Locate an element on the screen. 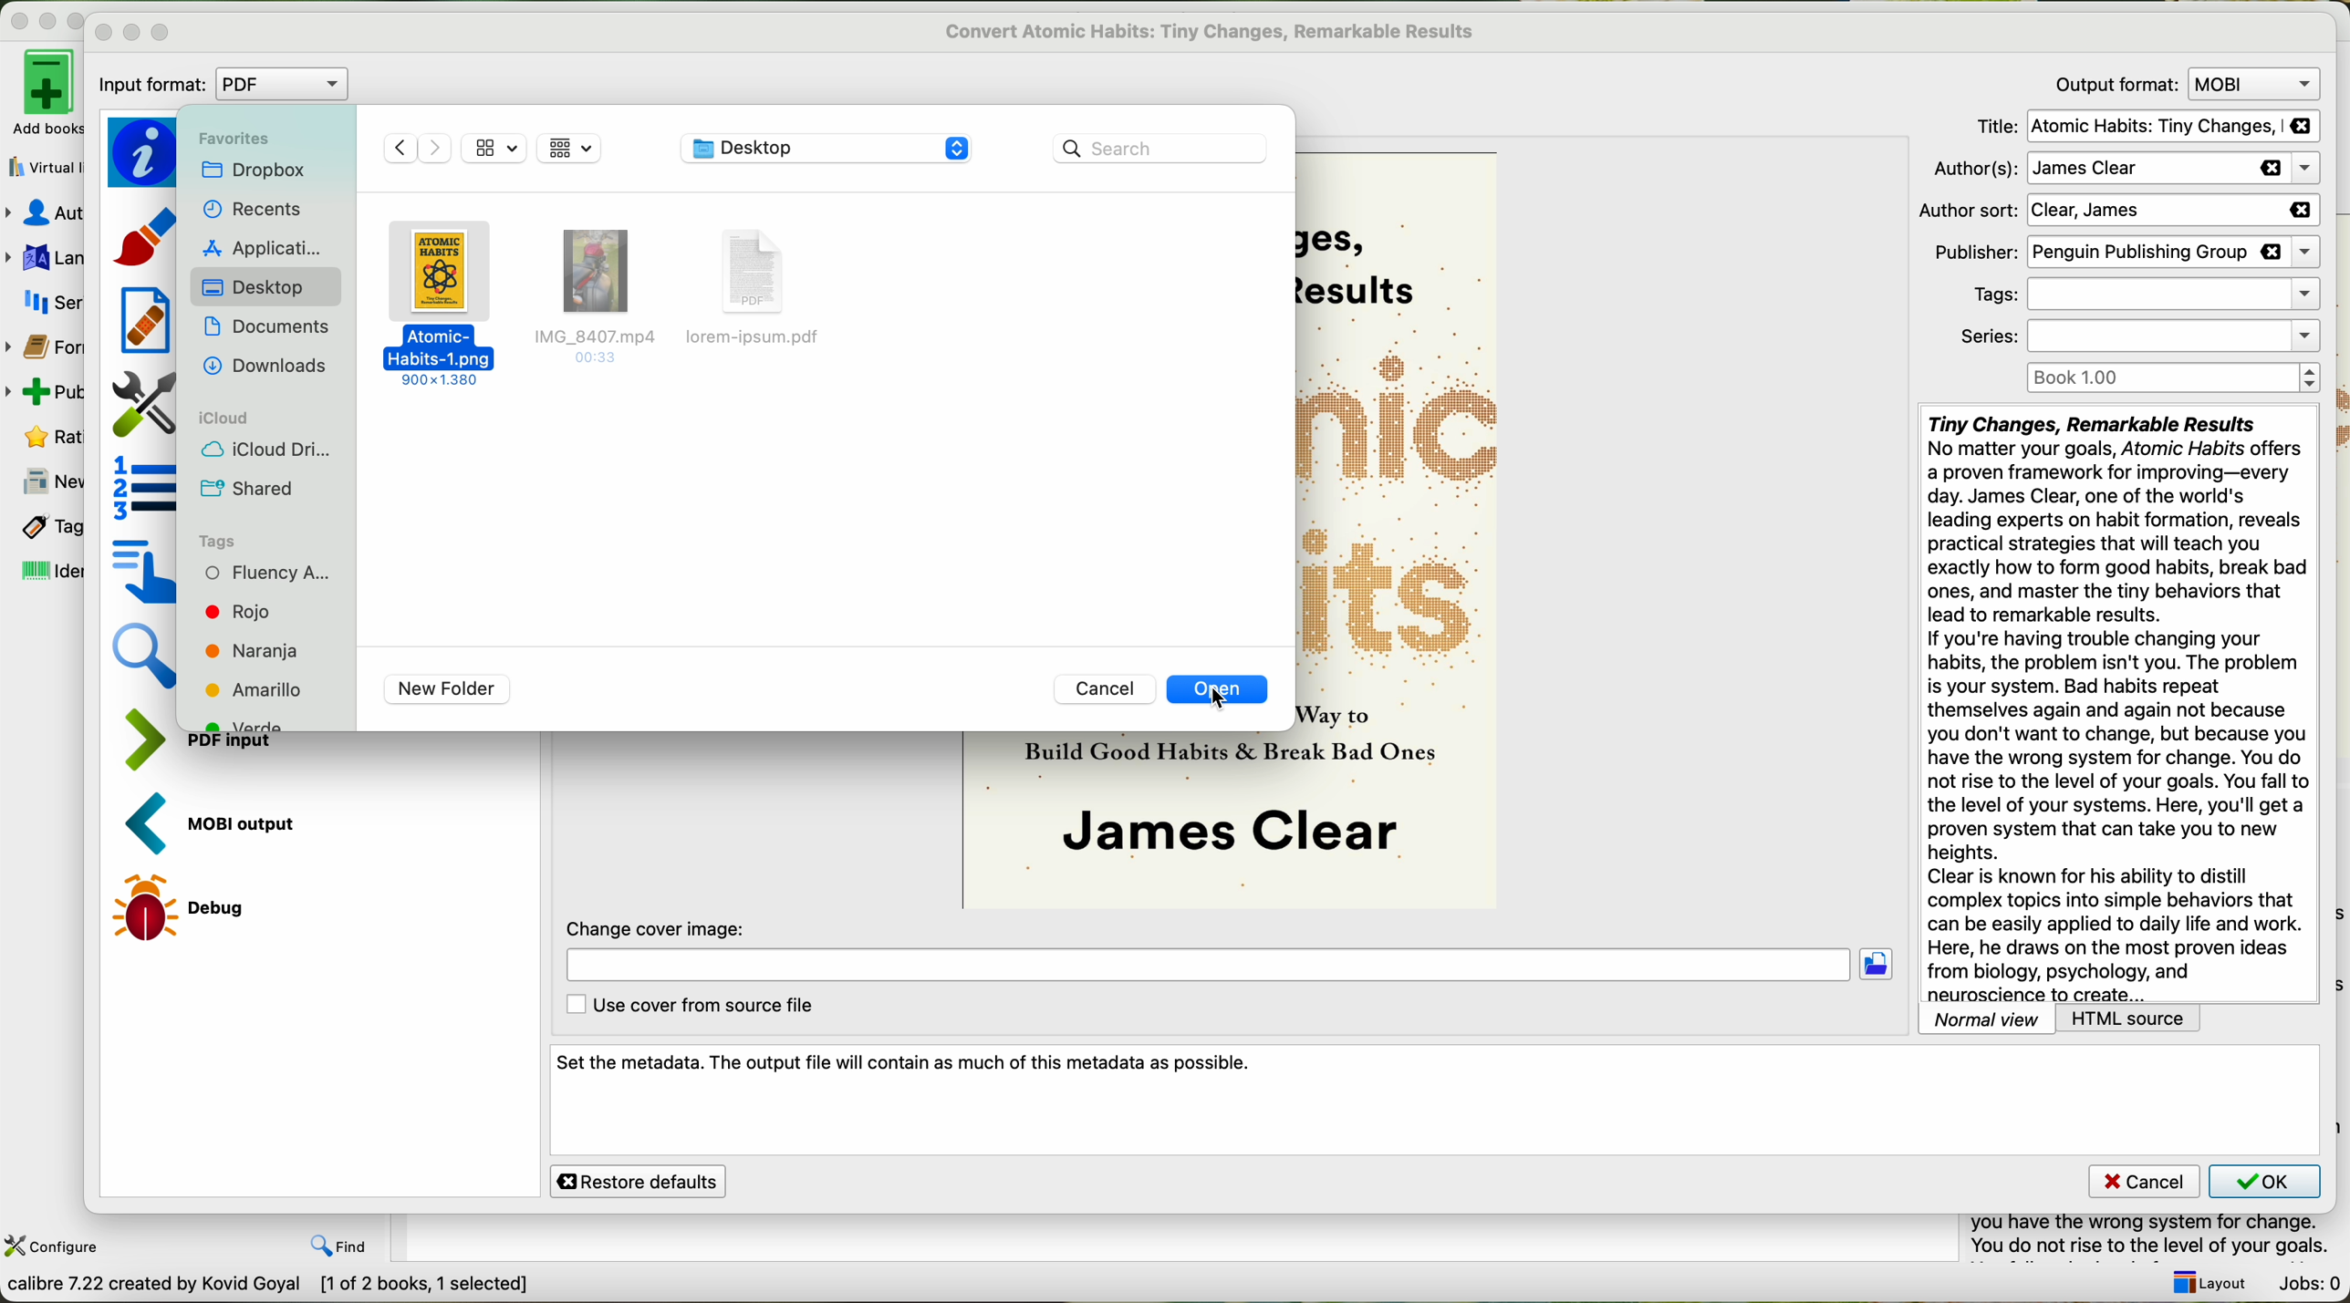 This screenshot has height=1303, width=2350. summary is located at coordinates (2159, 1237).